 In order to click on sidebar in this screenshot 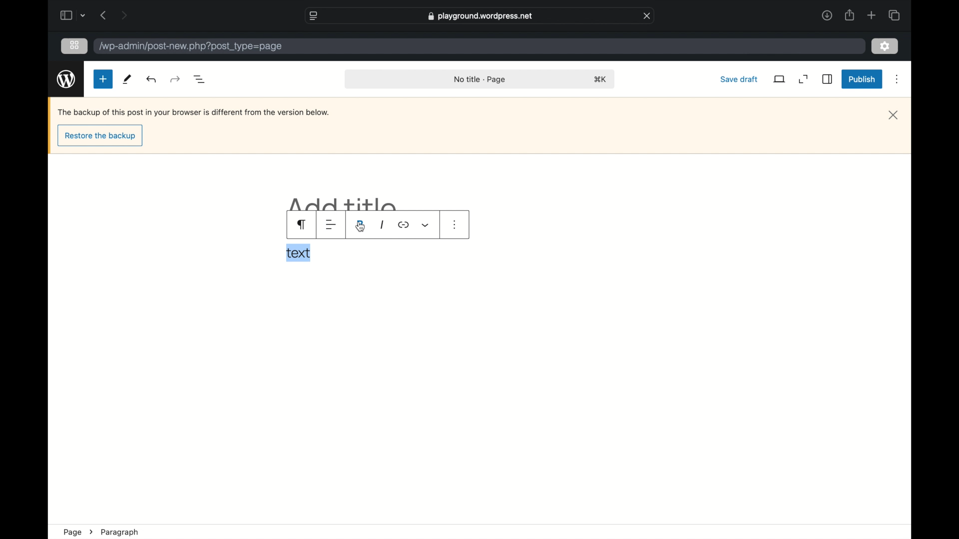, I will do `click(828, 79)`.